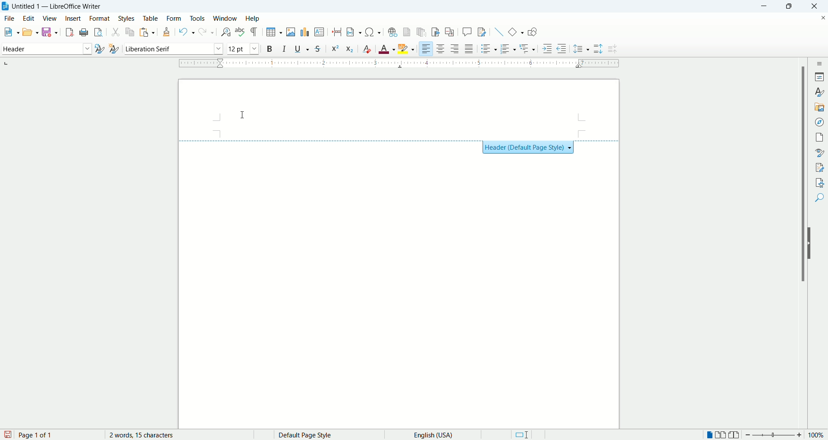 Image resolution: width=828 pixels, height=440 pixels. What do you see at coordinates (532, 32) in the screenshot?
I see `show draw functions` at bounding box center [532, 32].